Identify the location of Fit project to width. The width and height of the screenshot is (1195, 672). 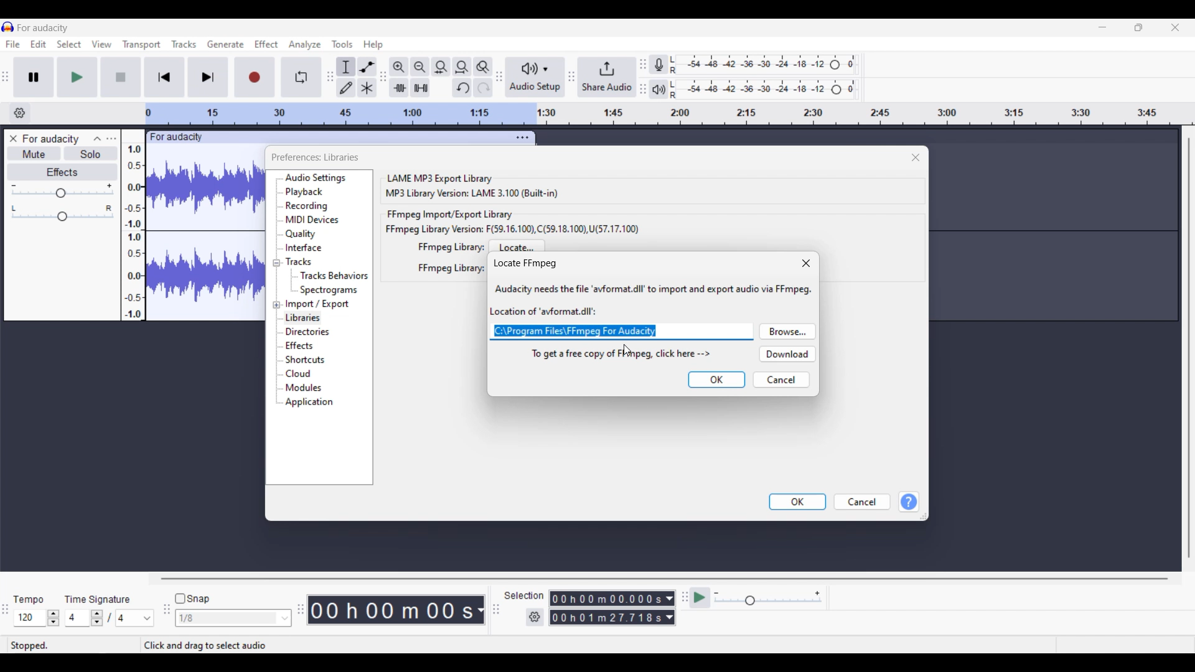
(462, 67).